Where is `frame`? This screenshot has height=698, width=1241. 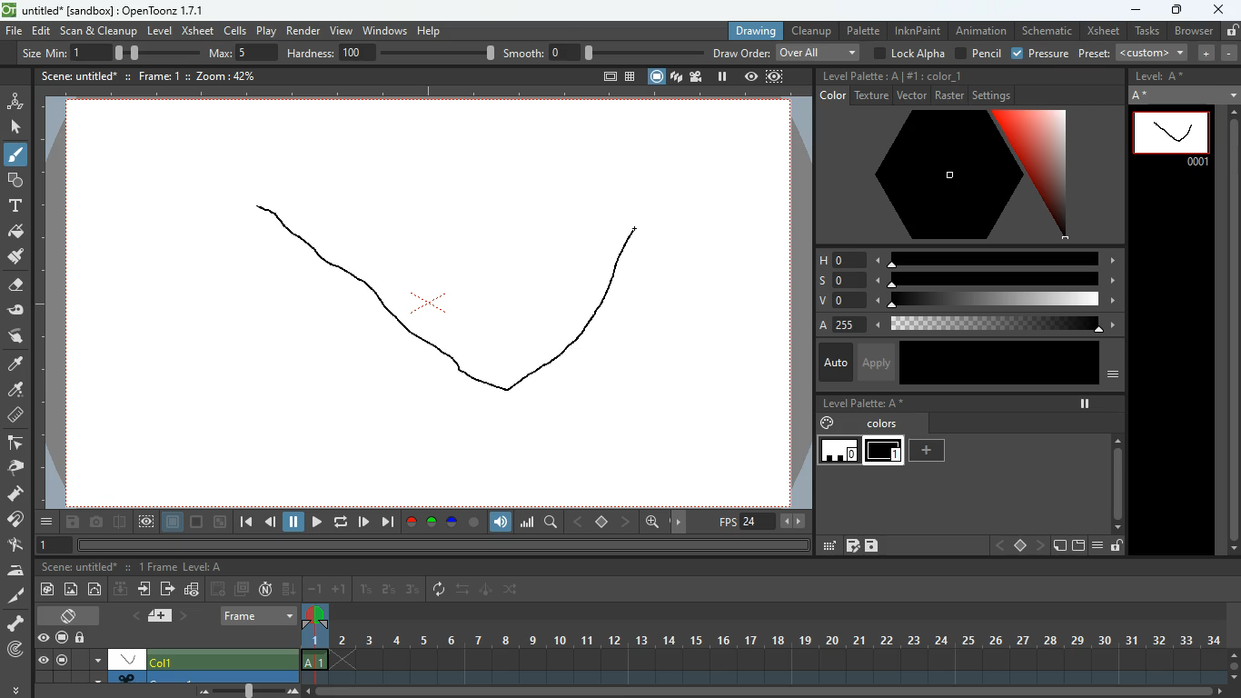
frame is located at coordinates (776, 76).